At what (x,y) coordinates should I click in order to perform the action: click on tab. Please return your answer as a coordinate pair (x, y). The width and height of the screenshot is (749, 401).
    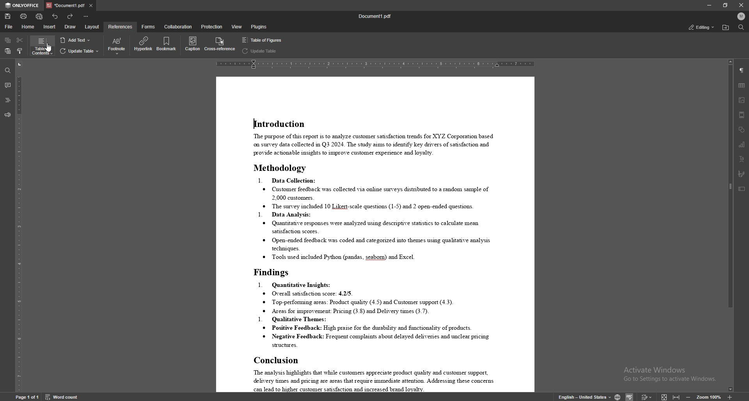
    Looking at the image, I should click on (64, 5).